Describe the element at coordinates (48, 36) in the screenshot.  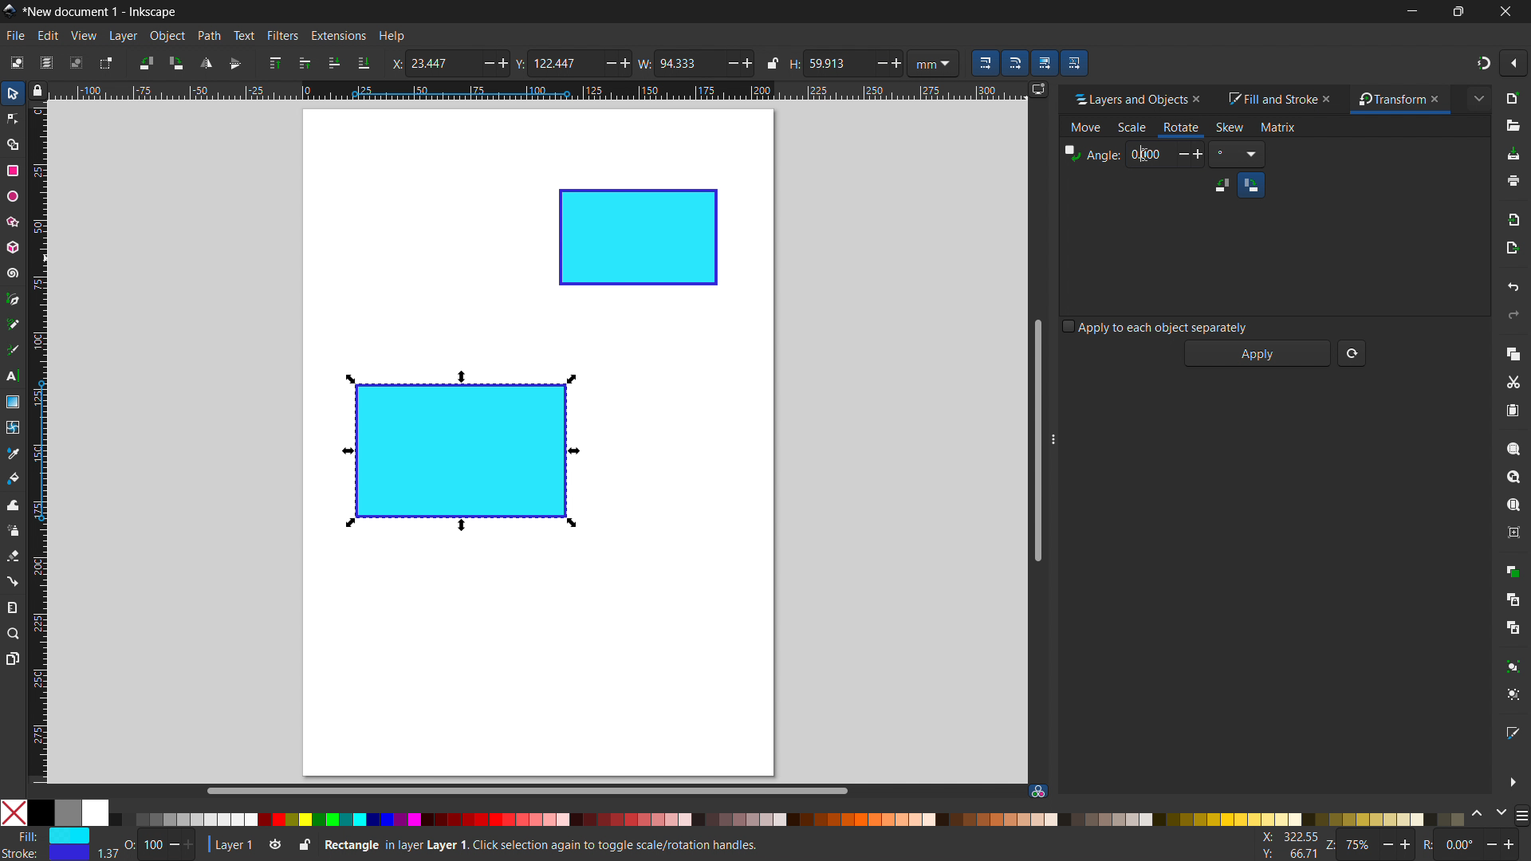
I see `edit` at that location.